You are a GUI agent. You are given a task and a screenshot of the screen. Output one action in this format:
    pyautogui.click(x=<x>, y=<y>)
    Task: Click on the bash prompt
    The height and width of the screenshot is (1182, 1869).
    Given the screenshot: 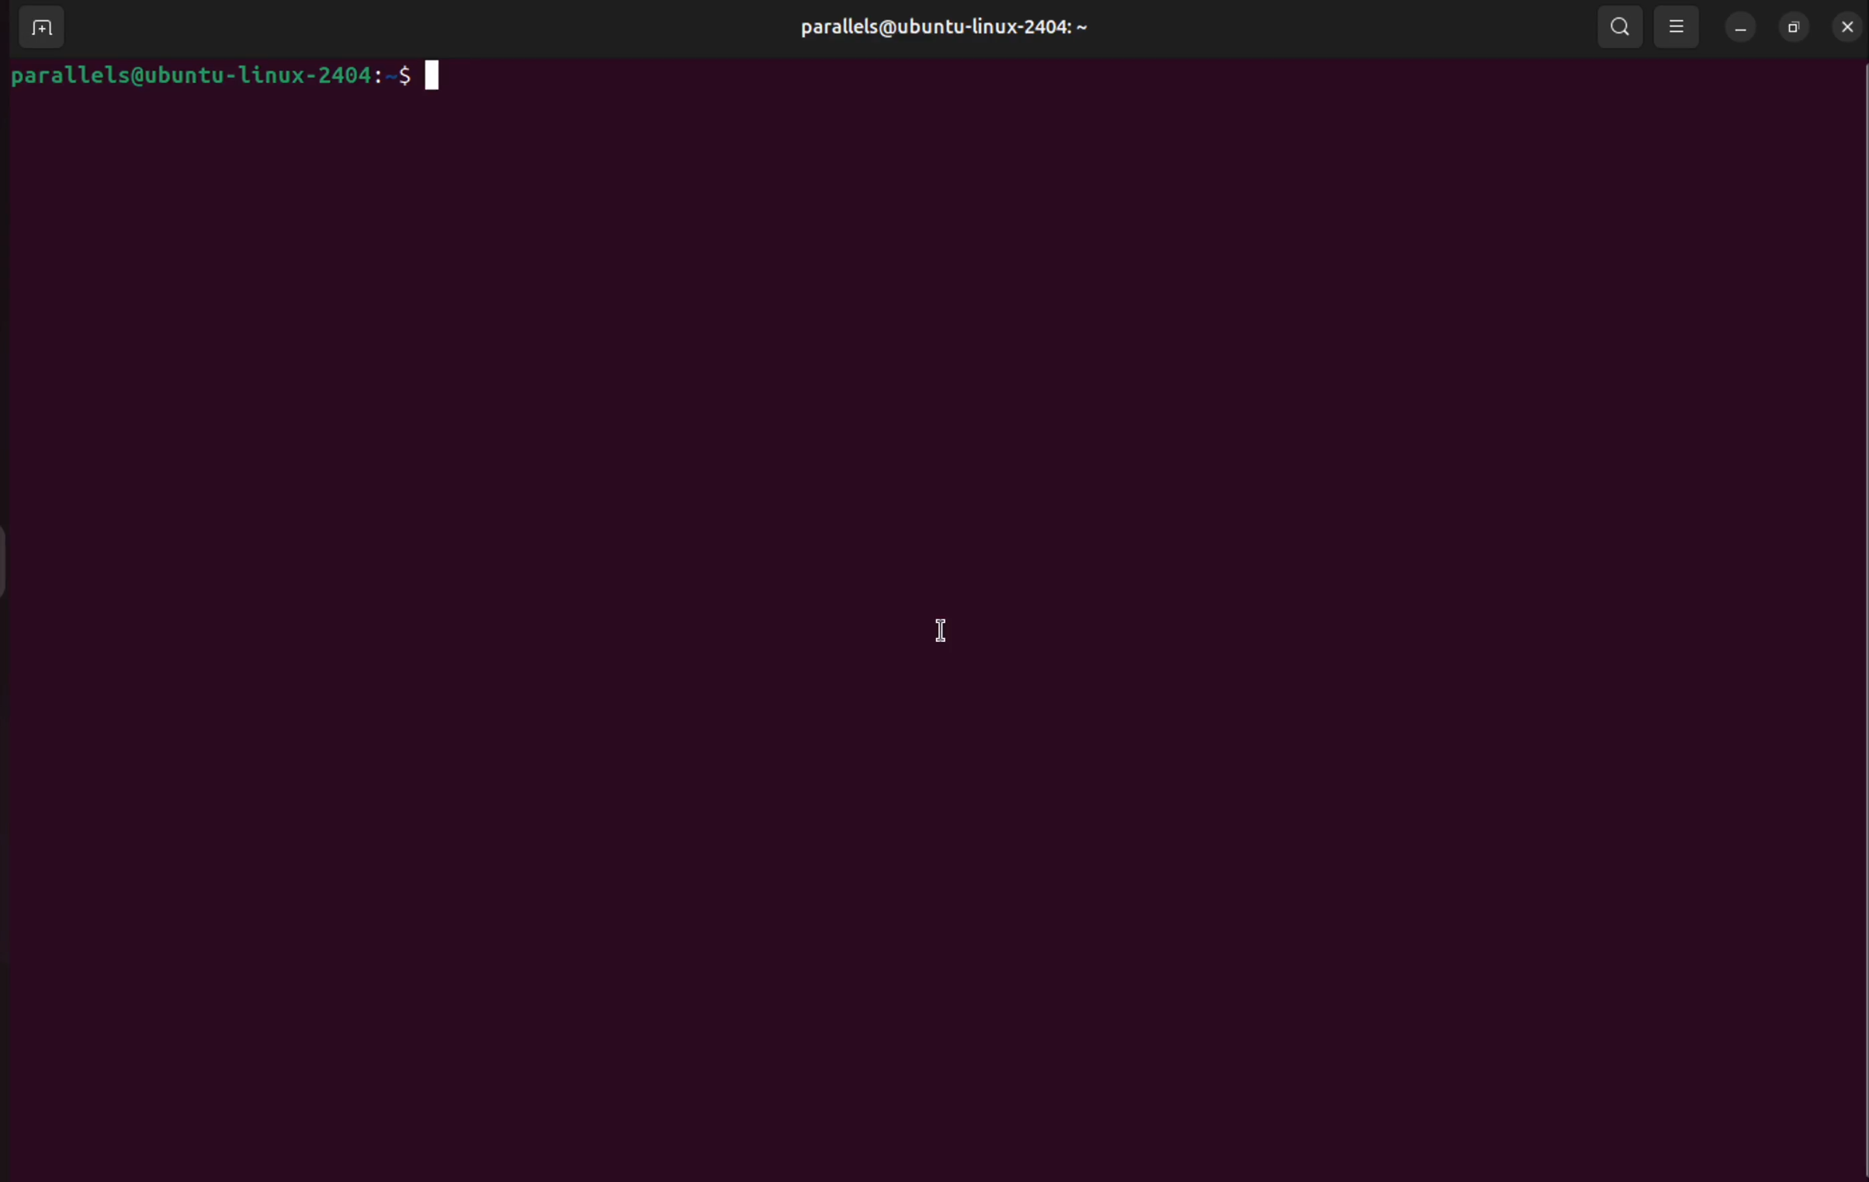 What is the action you would take?
    pyautogui.click(x=224, y=74)
    